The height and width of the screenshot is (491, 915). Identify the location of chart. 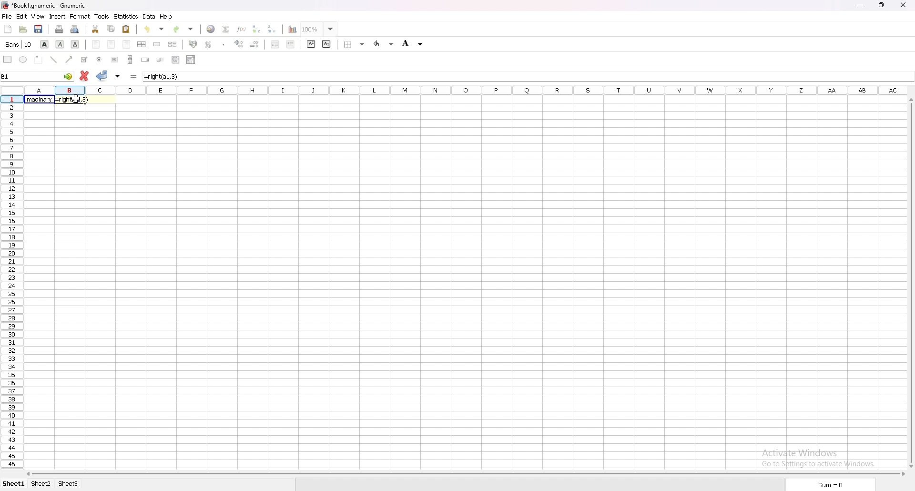
(292, 30).